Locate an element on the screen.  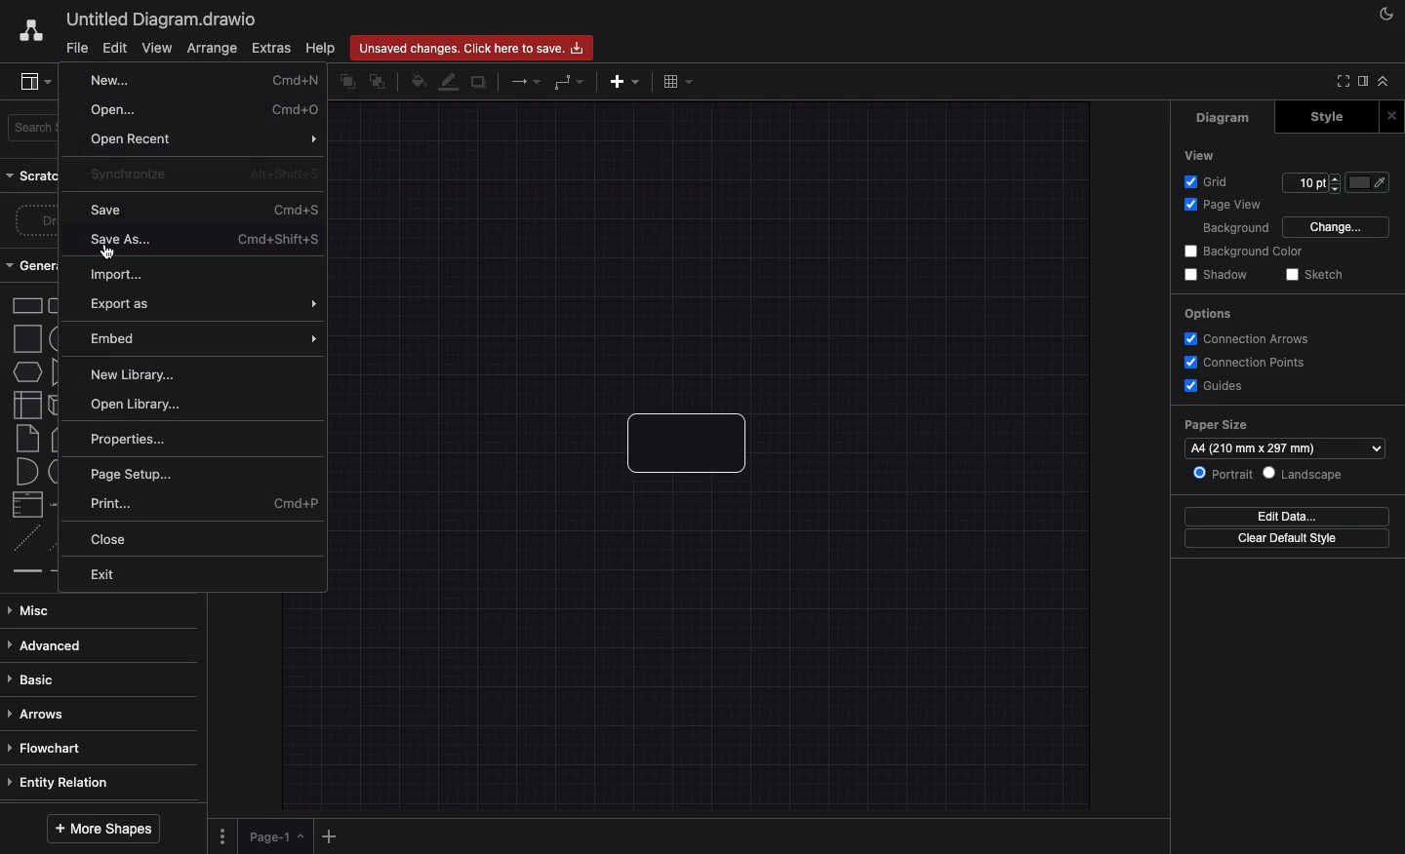
Diagram is located at coordinates (1225, 117).